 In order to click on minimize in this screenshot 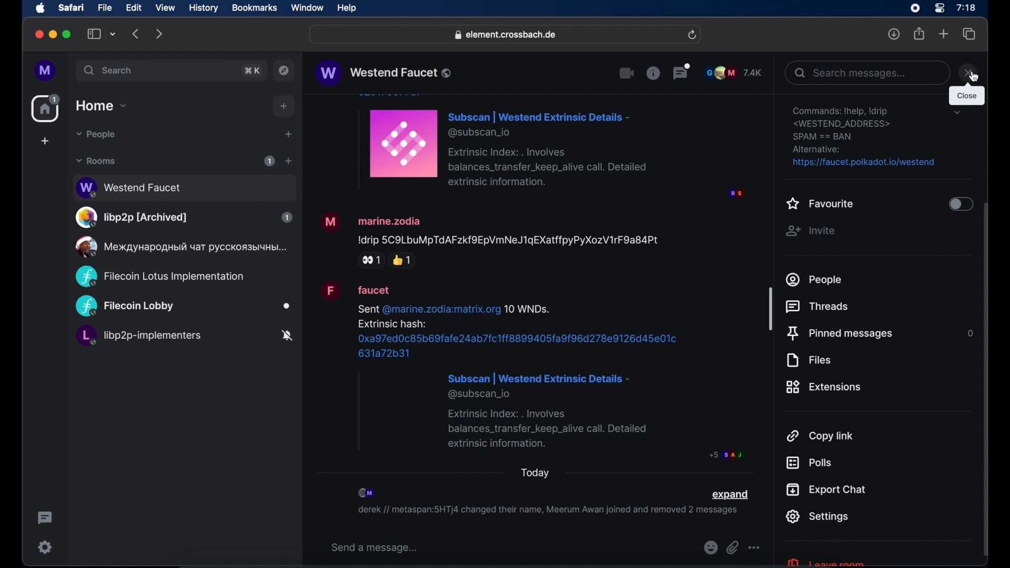, I will do `click(53, 34)`.